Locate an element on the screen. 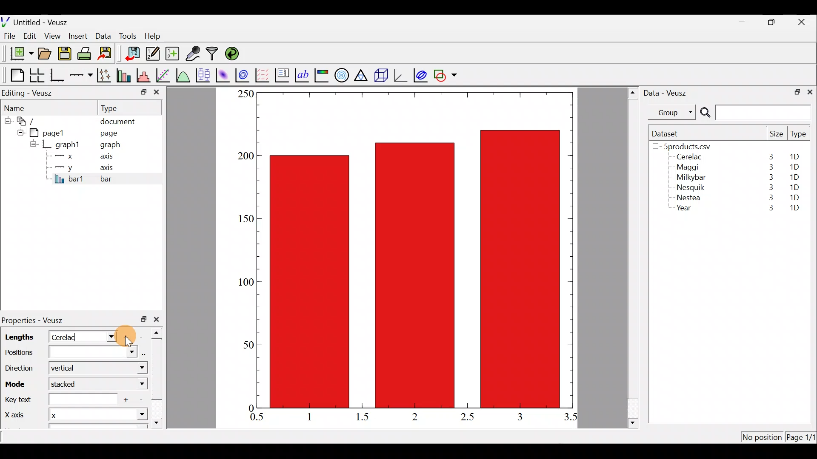 This screenshot has height=459, width=817. Dataset is located at coordinates (668, 133).